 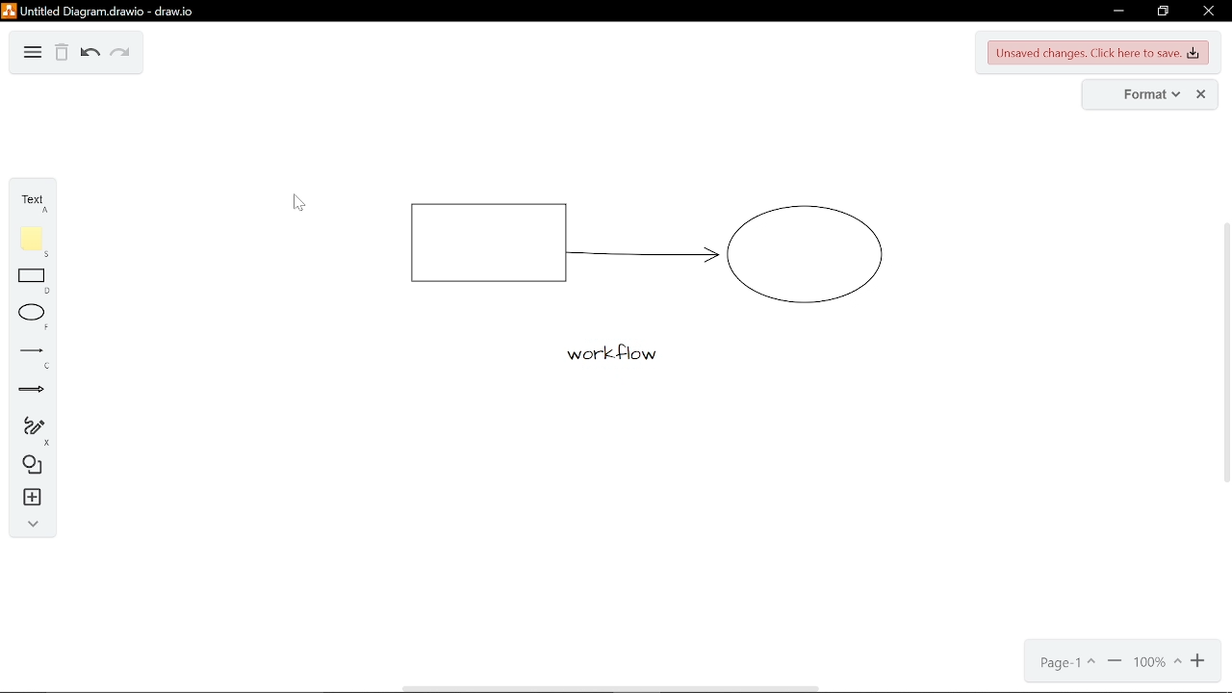 What do you see at coordinates (1136, 94) in the screenshot?
I see `format` at bounding box center [1136, 94].